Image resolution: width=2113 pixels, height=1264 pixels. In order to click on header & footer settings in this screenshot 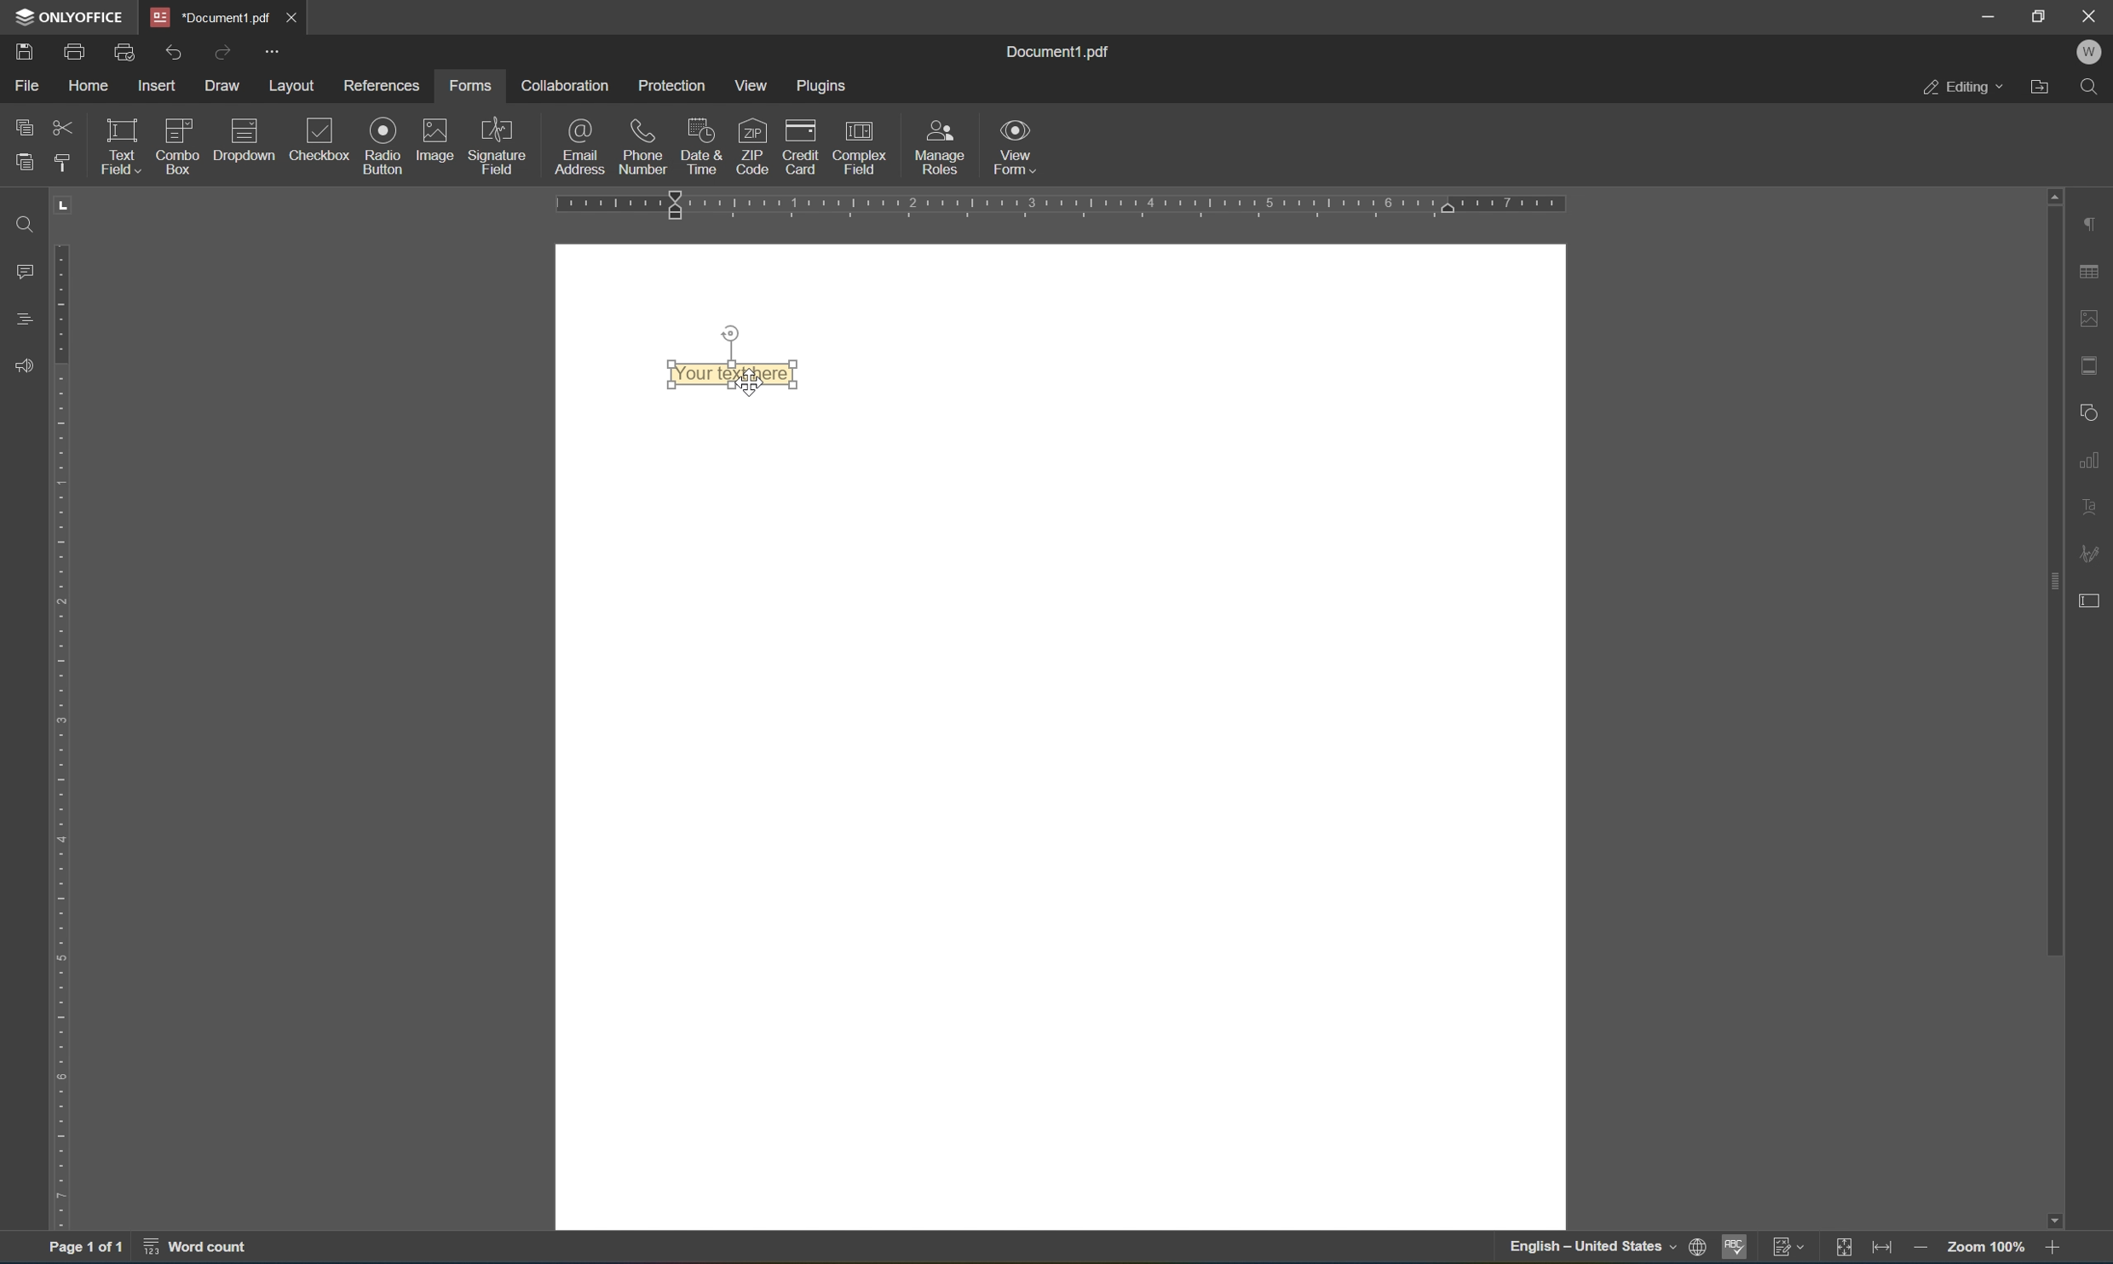, I will do `click(2091, 367)`.